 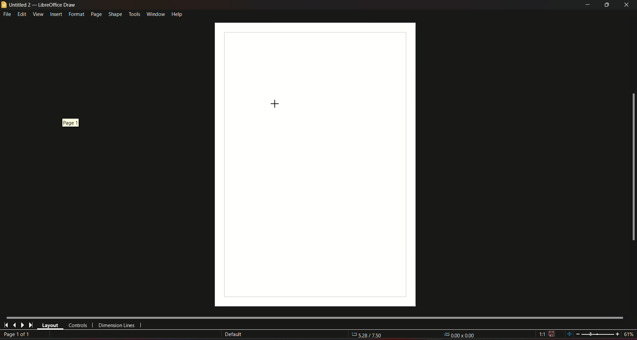 I want to click on layout, so click(x=50, y=326).